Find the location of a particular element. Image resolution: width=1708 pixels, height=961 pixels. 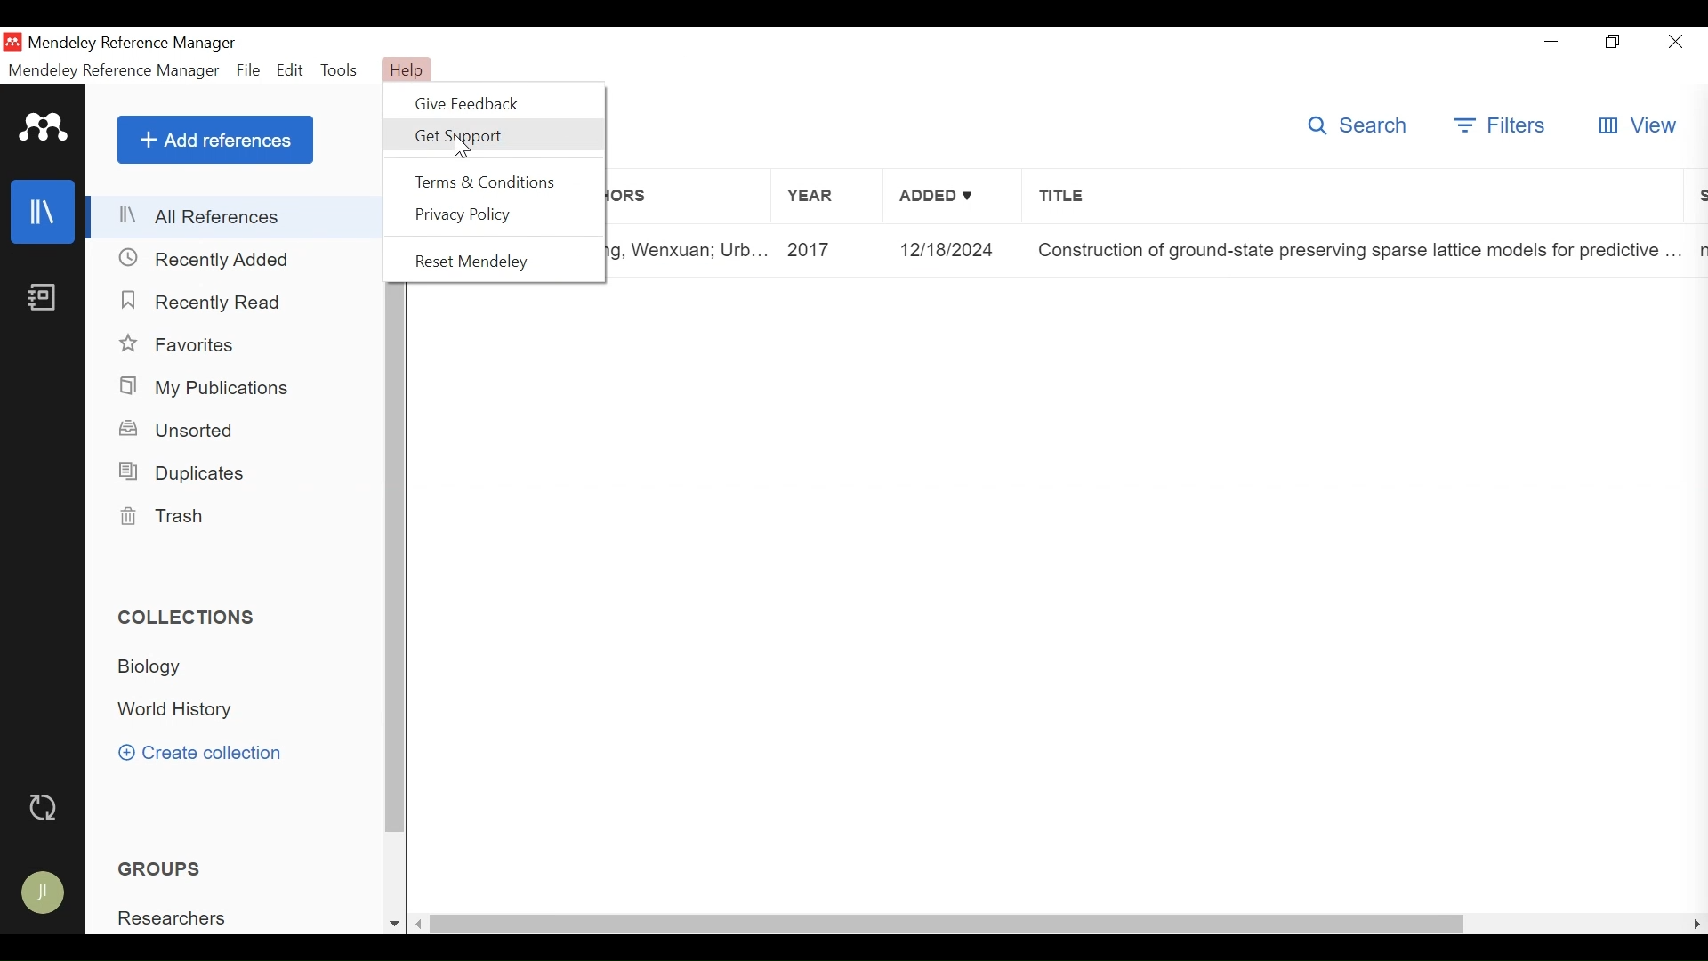

Group is located at coordinates (166, 868).